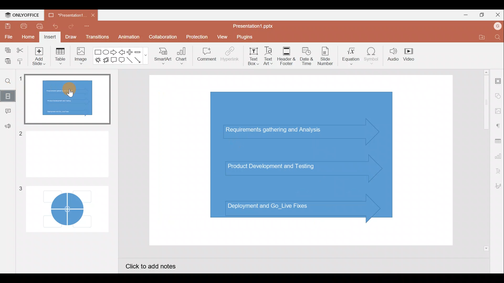  Describe the element at coordinates (106, 61) in the screenshot. I see `Explosion 2` at that location.